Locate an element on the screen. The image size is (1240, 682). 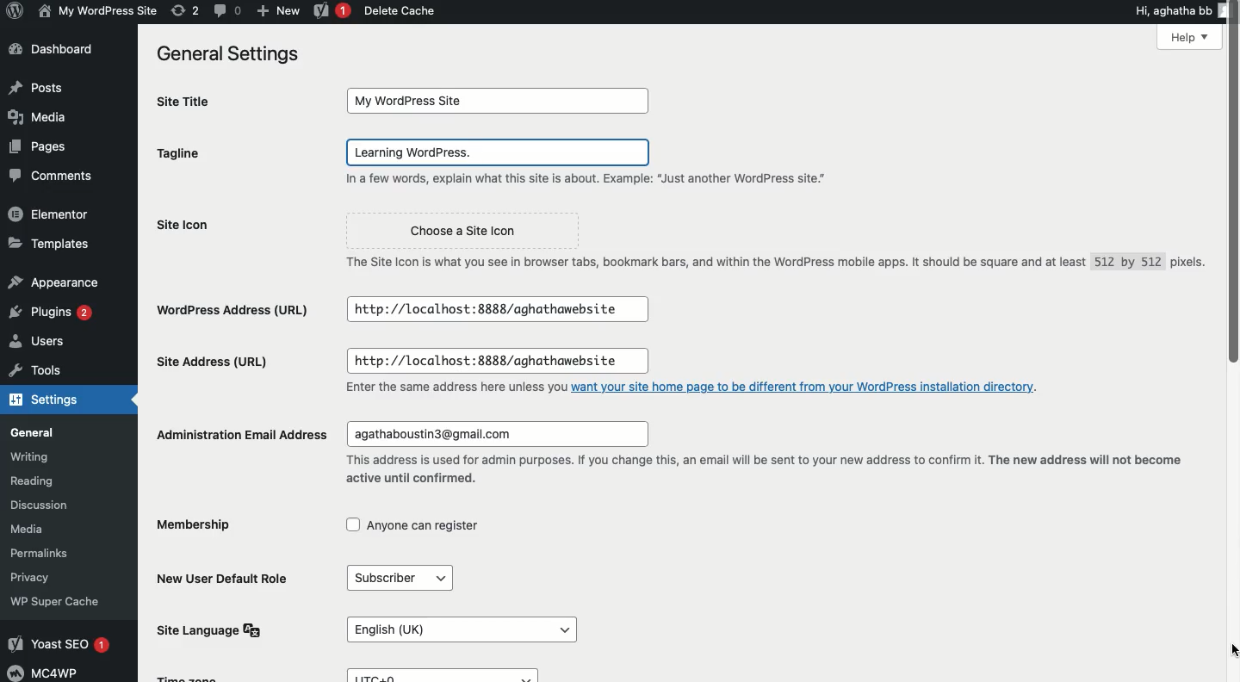
Yoast SEO 1 is located at coordinates (65, 642).